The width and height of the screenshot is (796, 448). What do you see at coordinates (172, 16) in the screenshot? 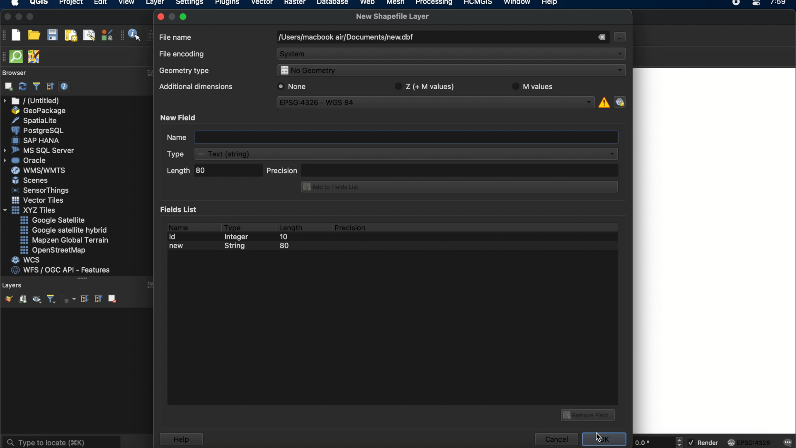
I see `inactive minimize icon` at bounding box center [172, 16].